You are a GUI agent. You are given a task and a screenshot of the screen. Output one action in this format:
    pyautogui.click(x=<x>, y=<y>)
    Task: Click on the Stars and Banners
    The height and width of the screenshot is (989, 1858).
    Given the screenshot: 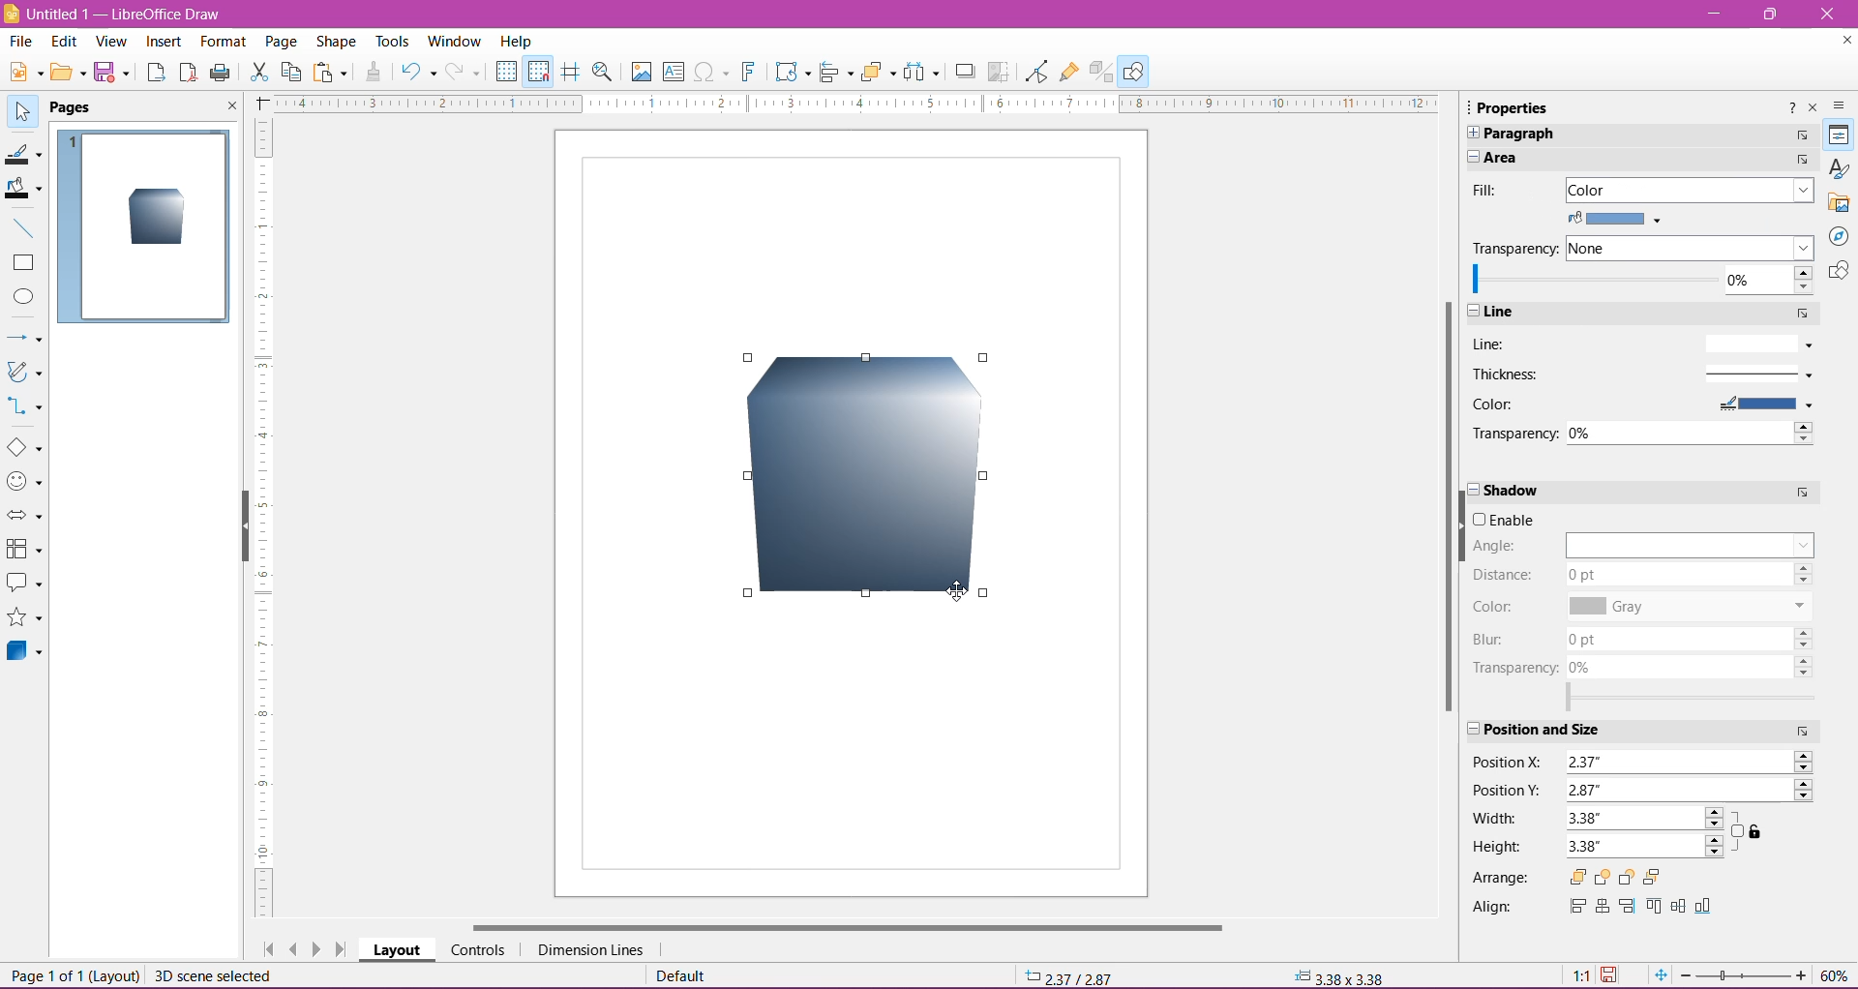 What is the action you would take?
    pyautogui.click(x=25, y=619)
    